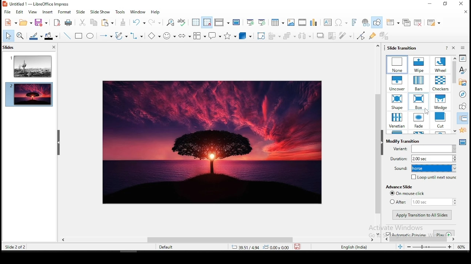 This screenshot has width=471, height=264. What do you see at coordinates (434, 177) in the screenshot?
I see `loop until next sound on/off` at bounding box center [434, 177].